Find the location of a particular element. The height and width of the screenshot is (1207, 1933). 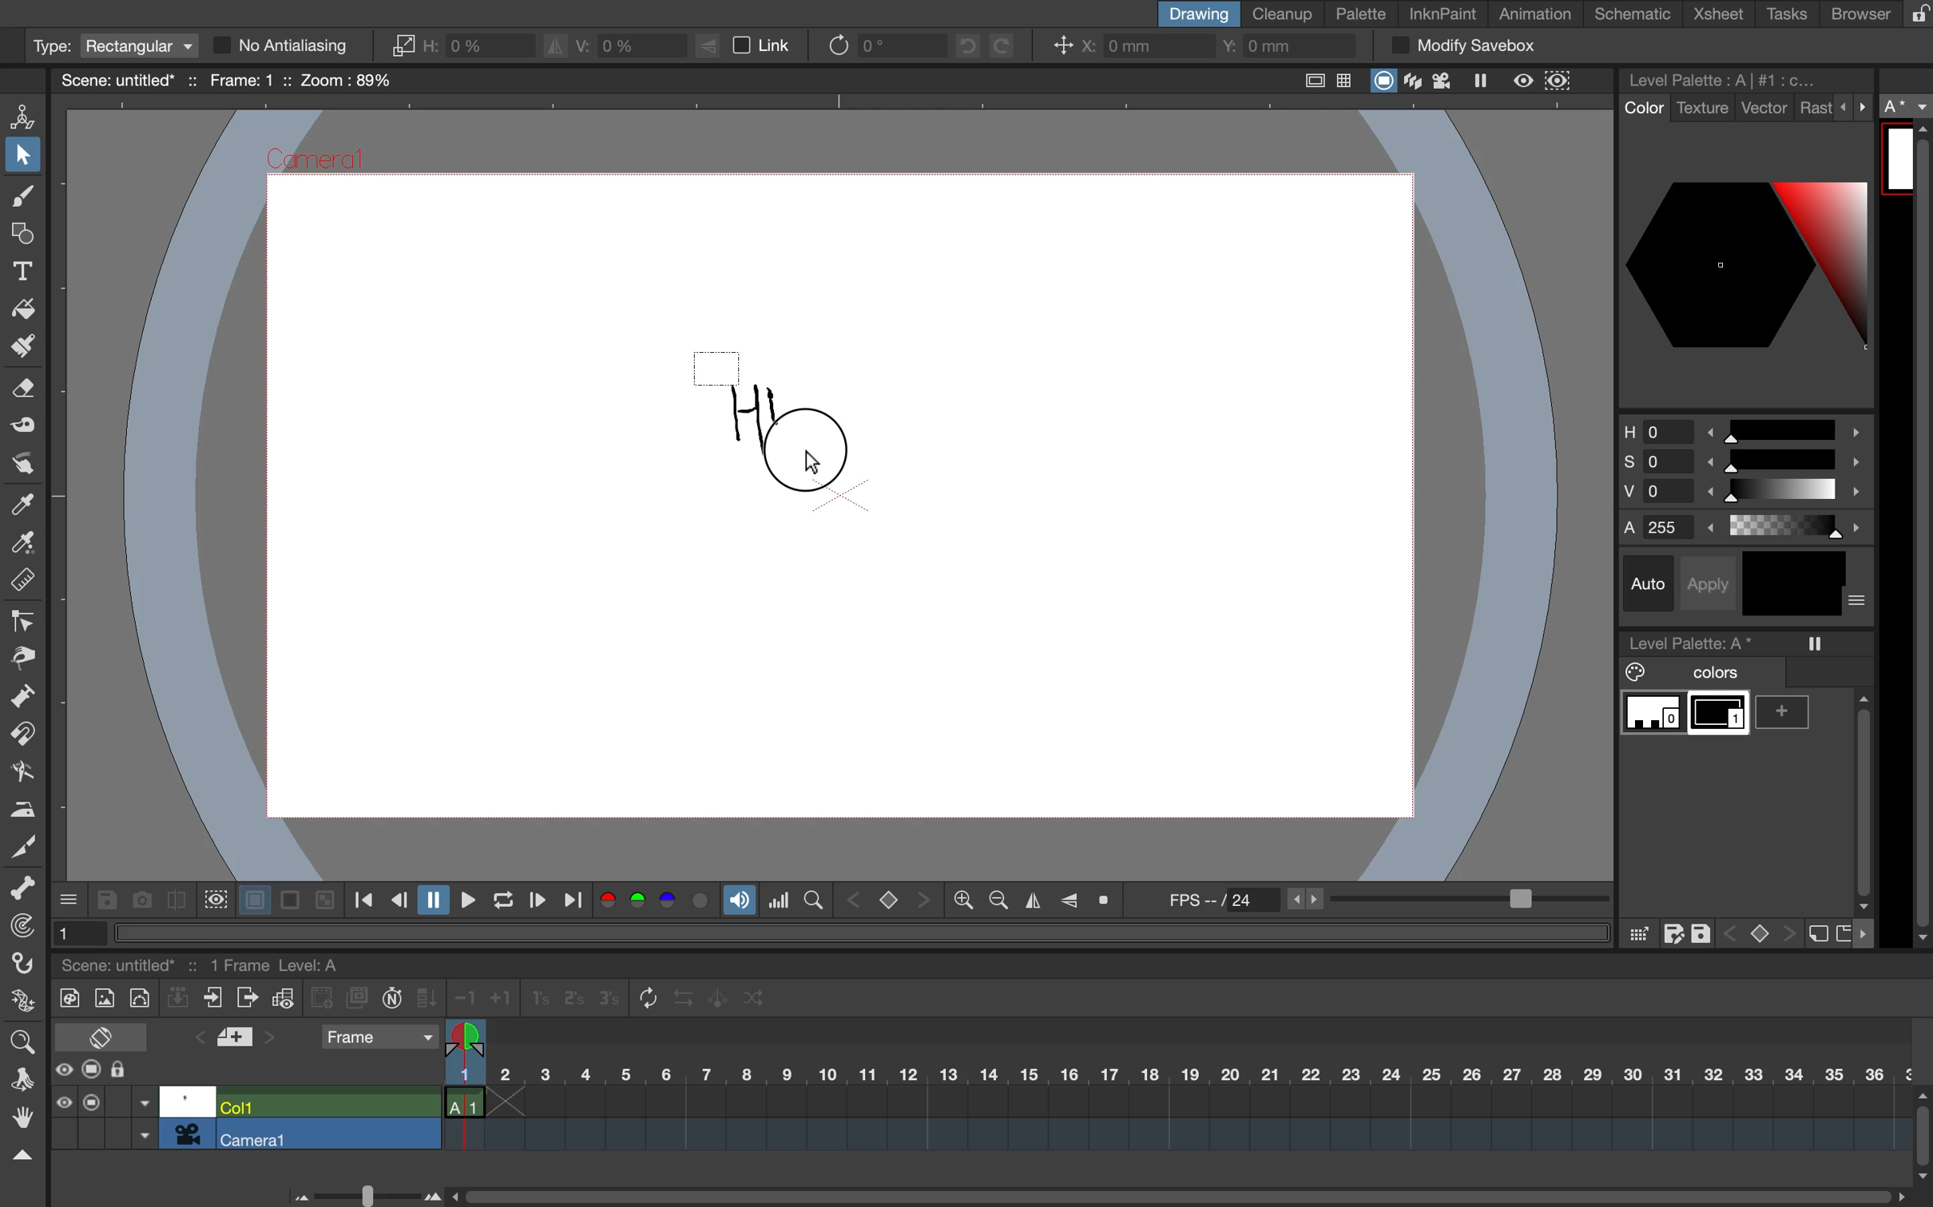

ruler tool is located at coordinates (23, 583).